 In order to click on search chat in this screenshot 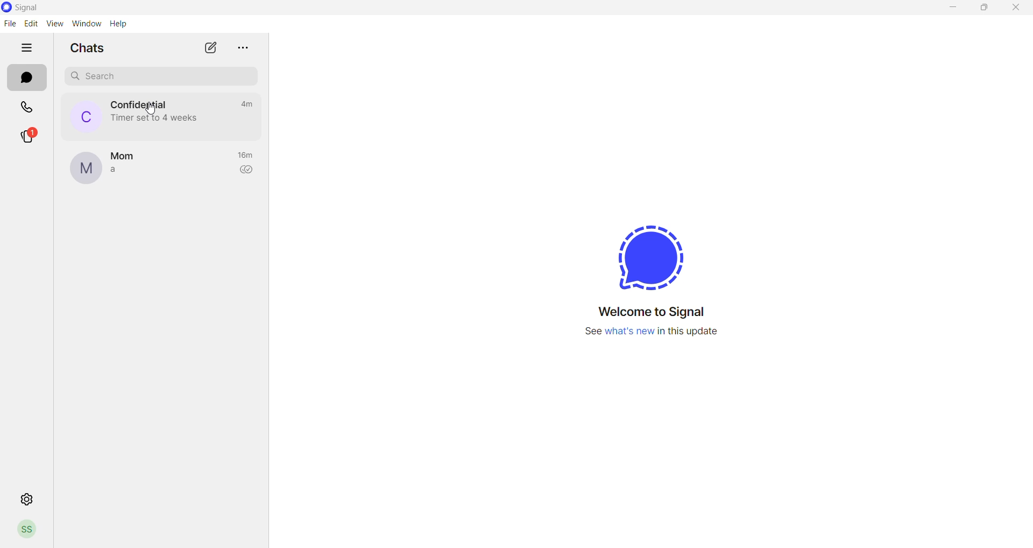, I will do `click(157, 77)`.